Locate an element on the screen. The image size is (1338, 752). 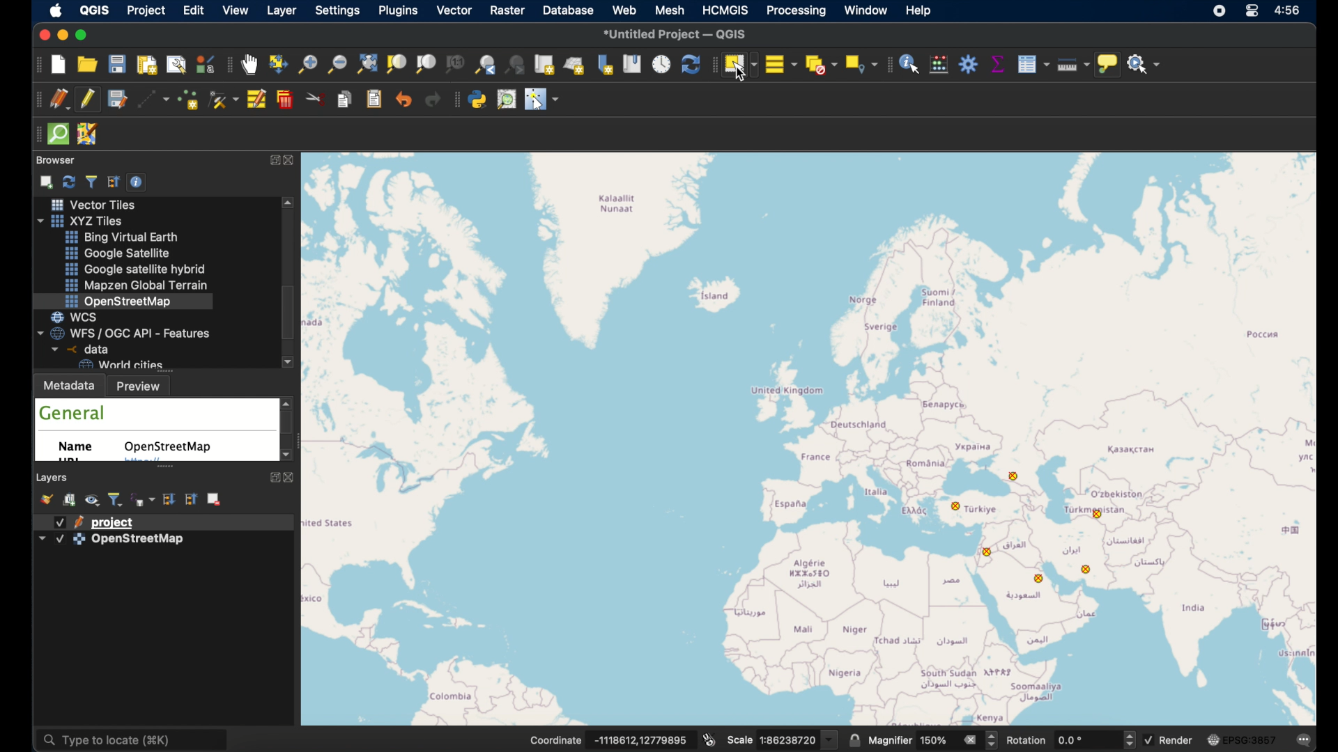
openstreetmap is located at coordinates (817, 437).